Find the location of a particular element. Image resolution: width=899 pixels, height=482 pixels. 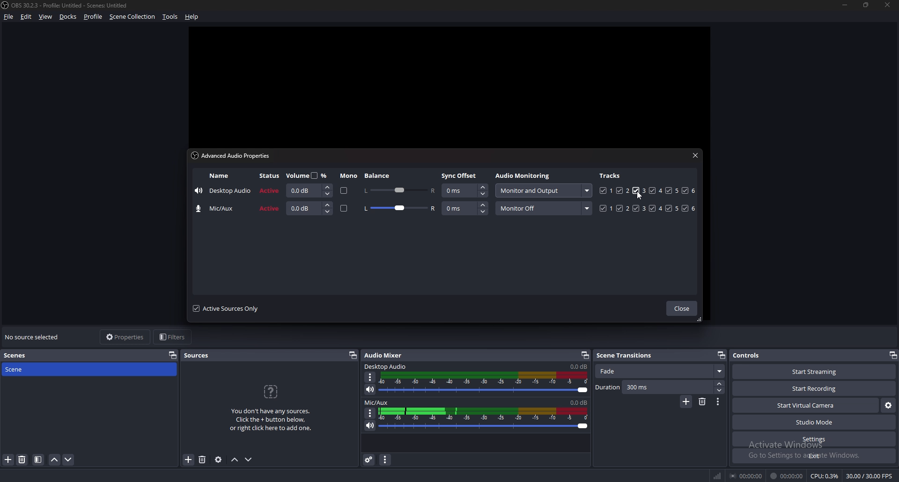

controls is located at coordinates (753, 355).